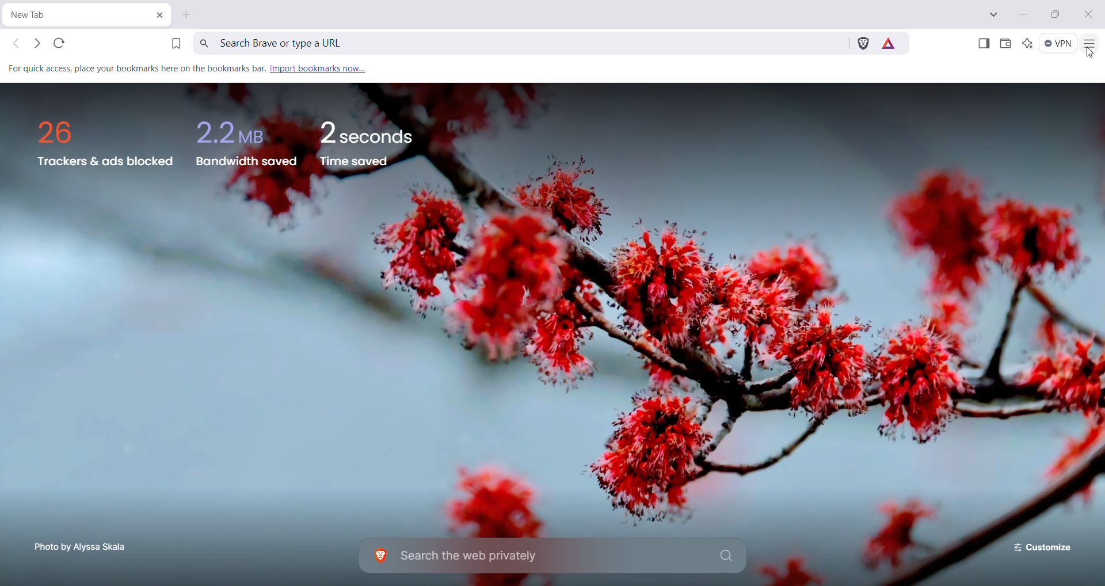  Describe the element at coordinates (889, 43) in the screenshot. I see `Earn tokens for private Ads you see on Brave` at that location.